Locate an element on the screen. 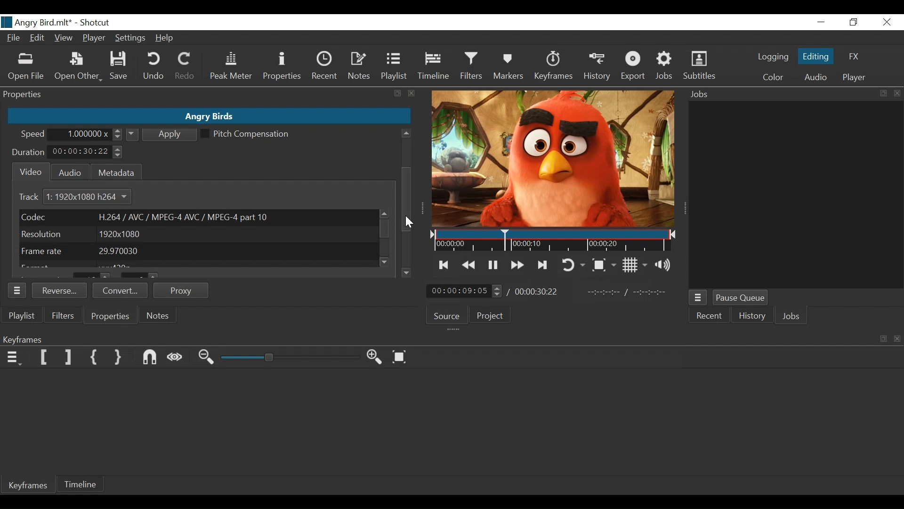 The width and height of the screenshot is (904, 509). Export is located at coordinates (635, 67).